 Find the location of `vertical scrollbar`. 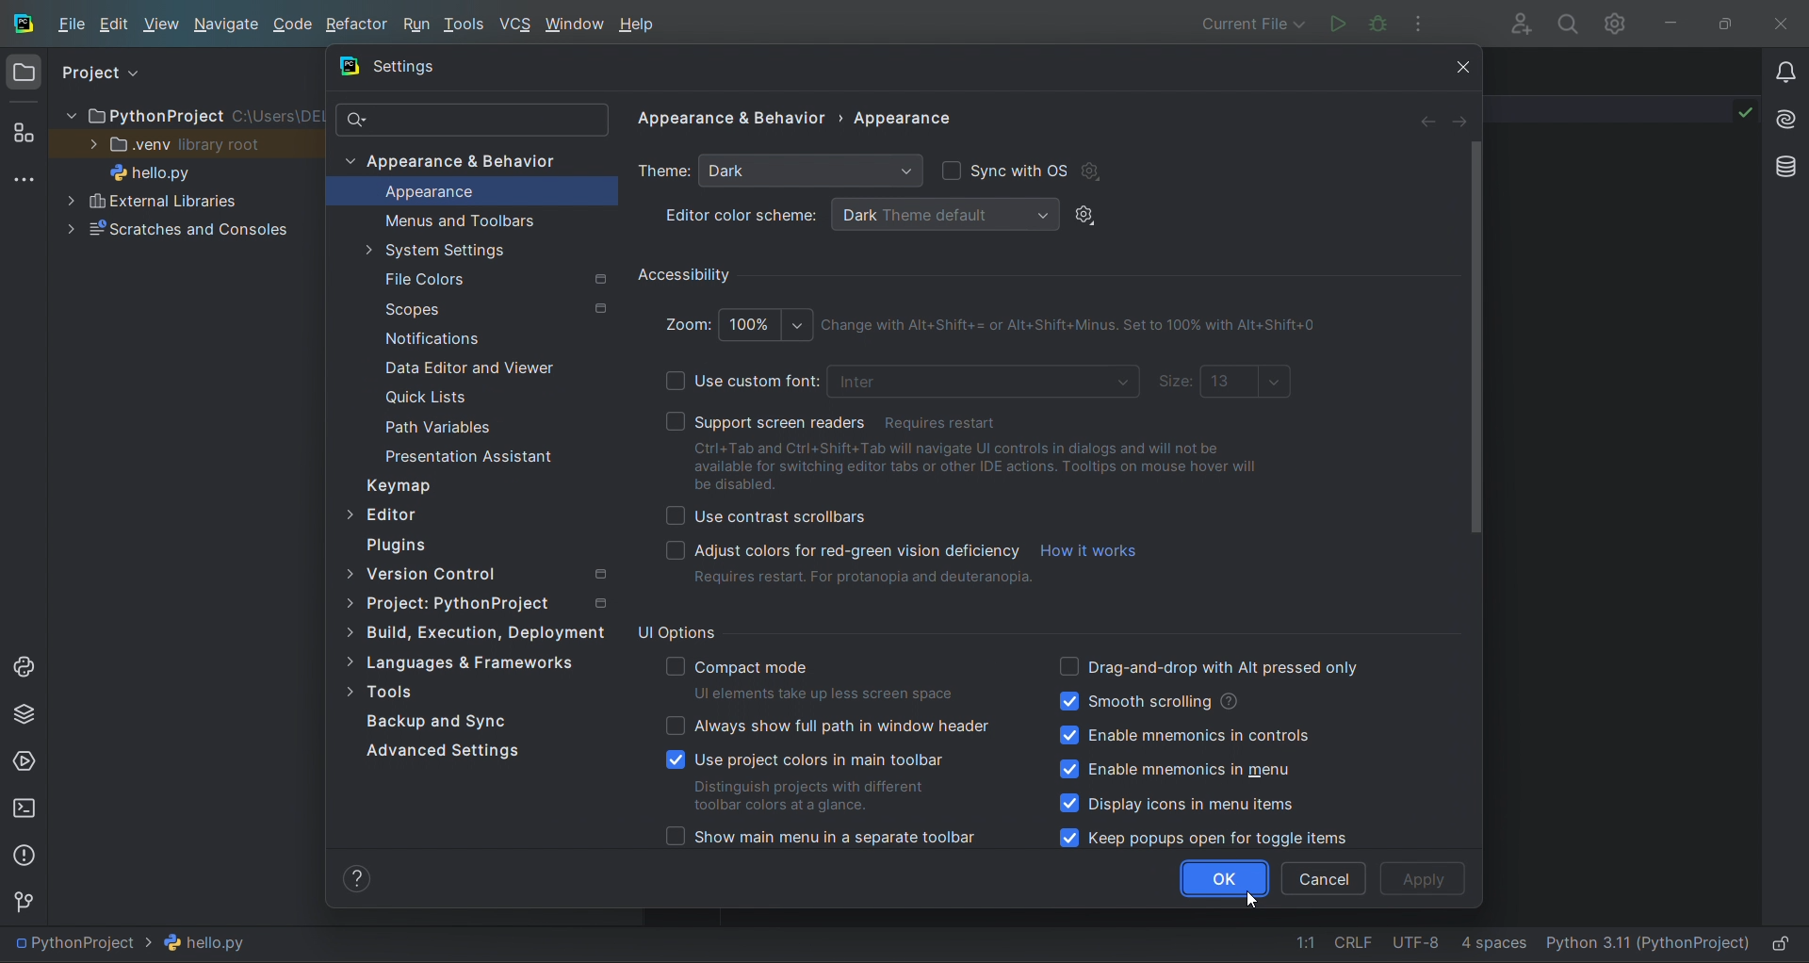

vertical scrollbar is located at coordinates (1477, 337).